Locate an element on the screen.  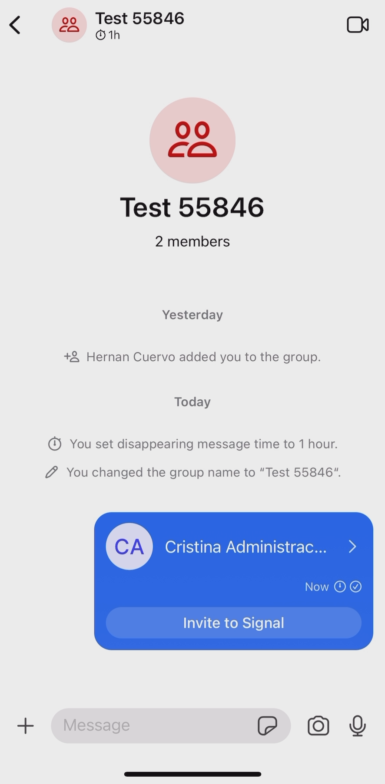
video call is located at coordinates (357, 26).